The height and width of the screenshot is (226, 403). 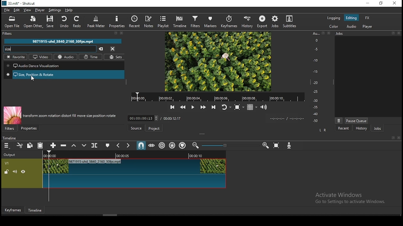 What do you see at coordinates (155, 128) in the screenshot?
I see `project` at bounding box center [155, 128].